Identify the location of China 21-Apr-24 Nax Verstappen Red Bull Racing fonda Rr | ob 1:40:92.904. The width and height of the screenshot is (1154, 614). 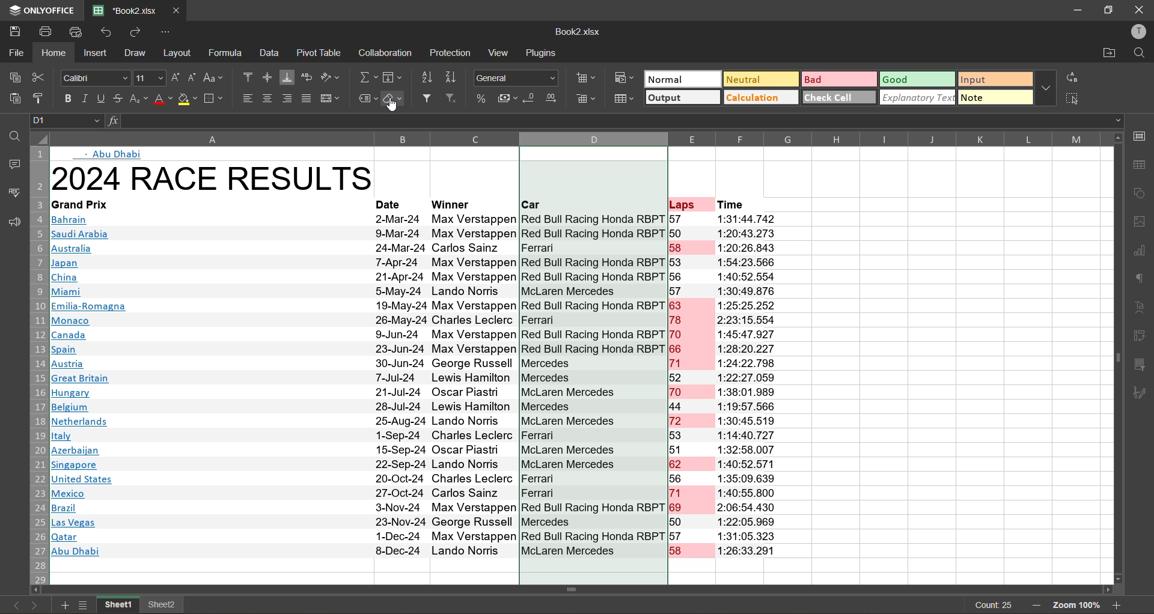
(416, 278).